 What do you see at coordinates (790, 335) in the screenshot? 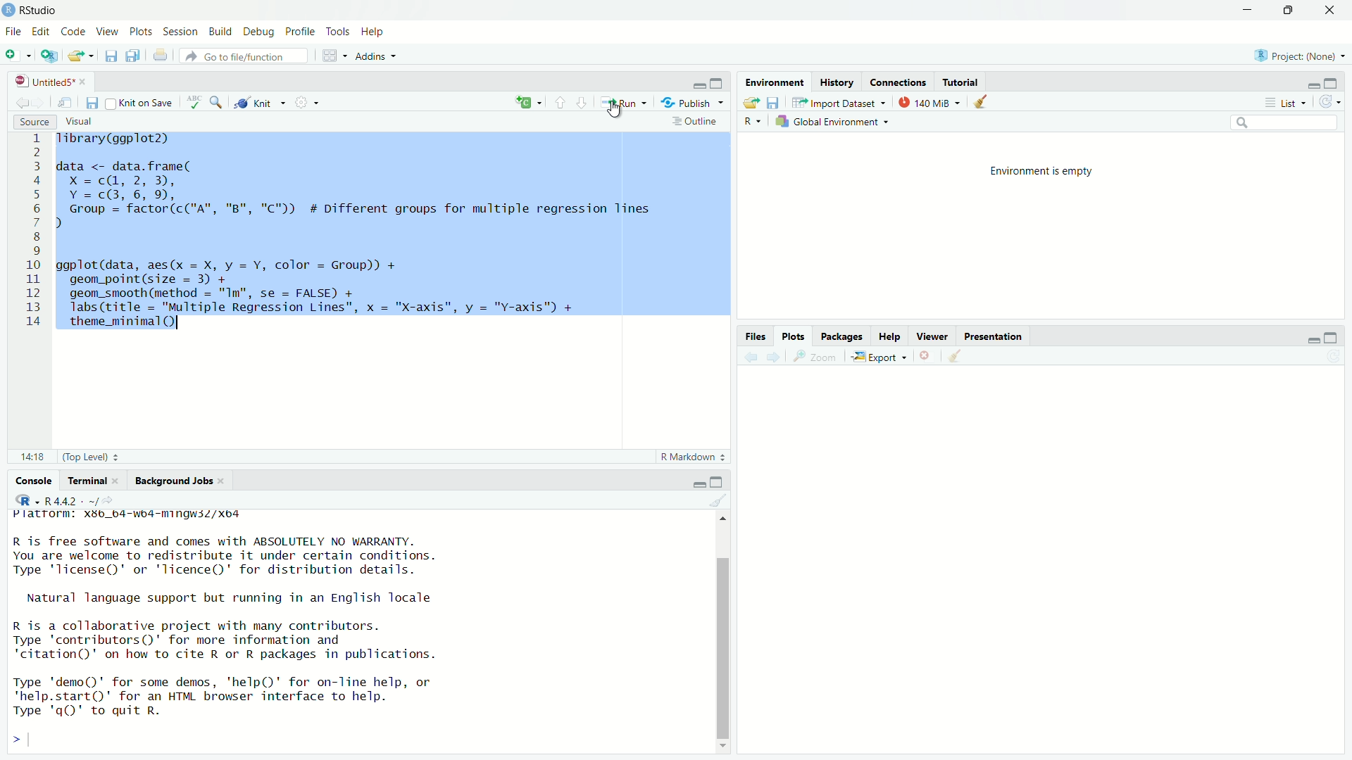
I see `Plots` at bounding box center [790, 335].